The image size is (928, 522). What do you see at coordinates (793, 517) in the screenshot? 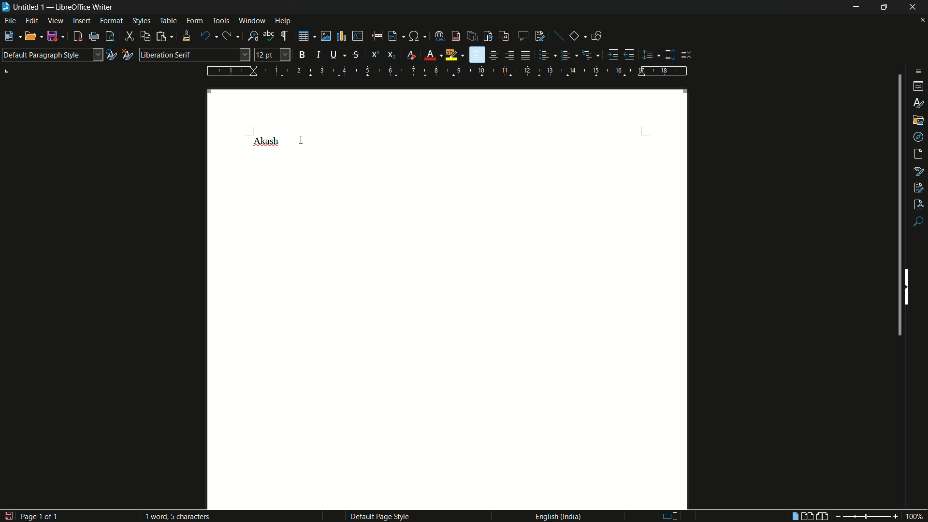
I see `single page` at bounding box center [793, 517].